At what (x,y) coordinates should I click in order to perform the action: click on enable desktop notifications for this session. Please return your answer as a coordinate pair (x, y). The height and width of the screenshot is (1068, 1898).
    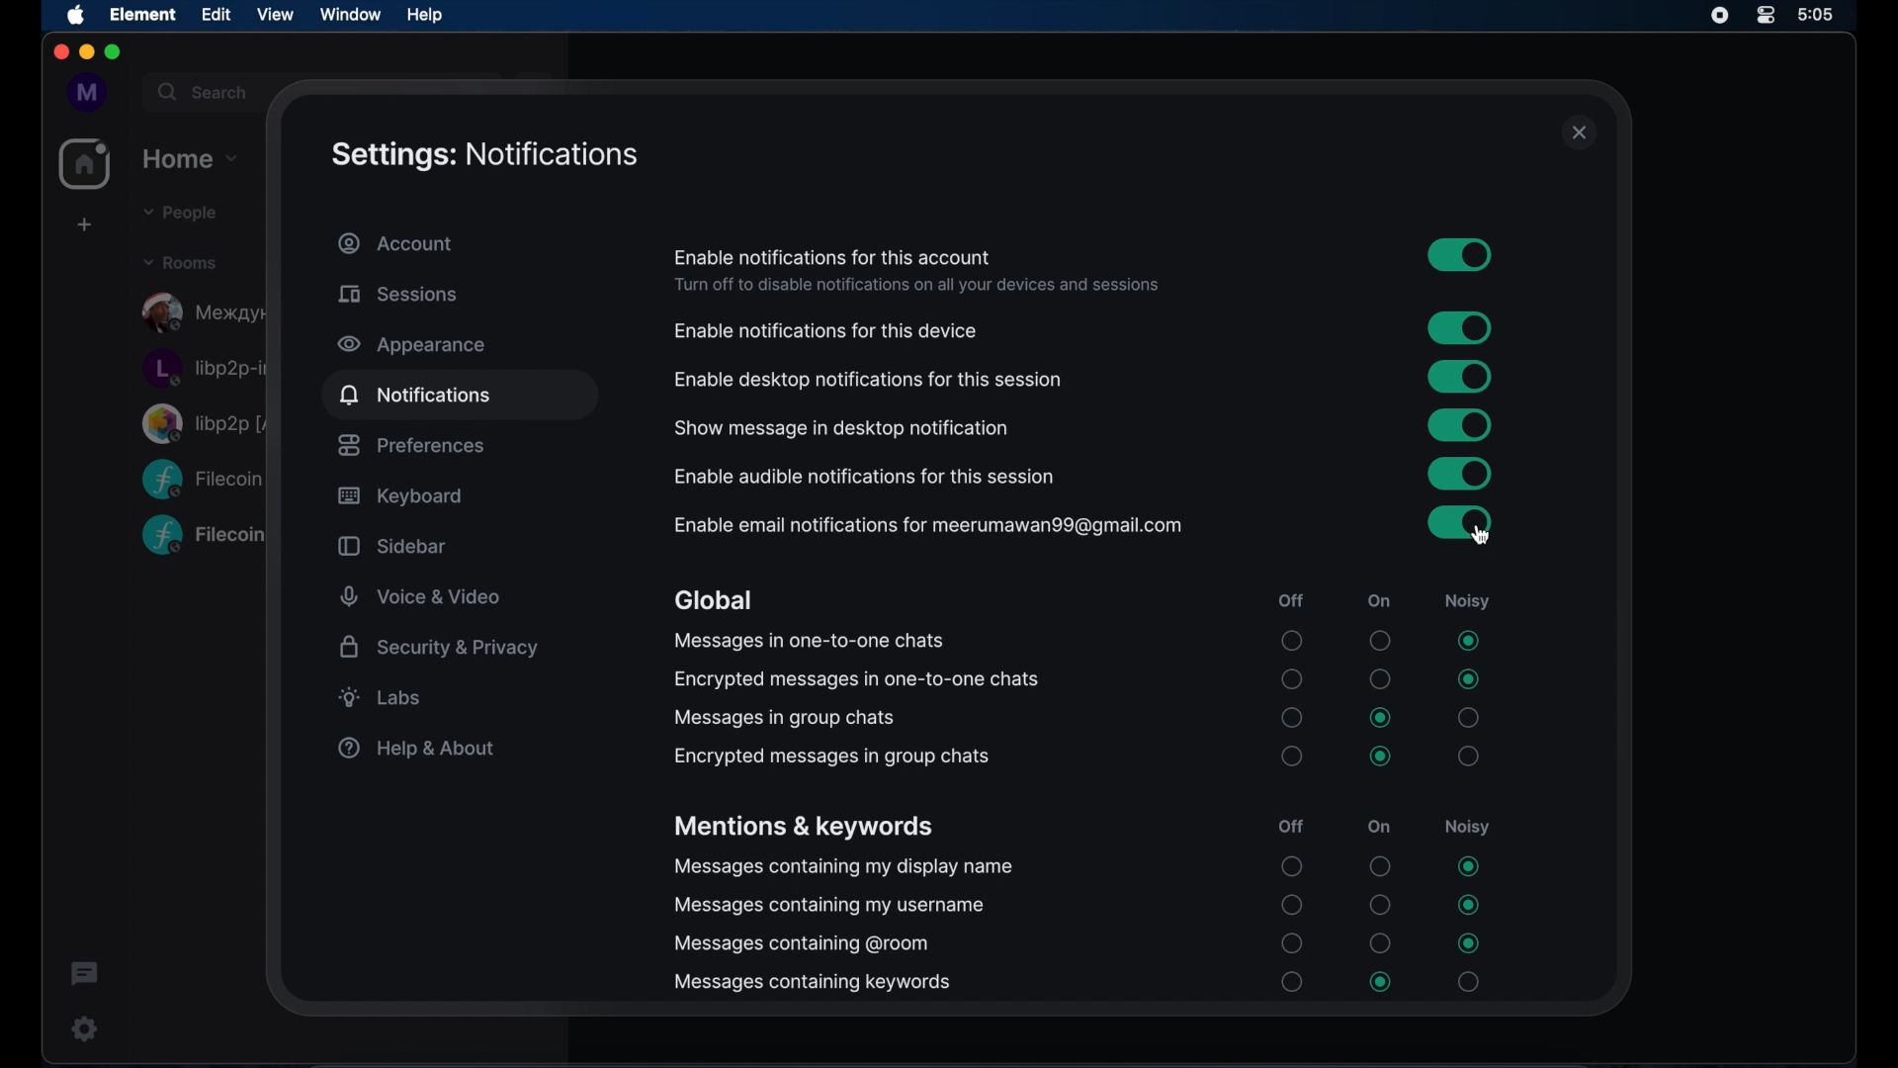
    Looking at the image, I should click on (868, 380).